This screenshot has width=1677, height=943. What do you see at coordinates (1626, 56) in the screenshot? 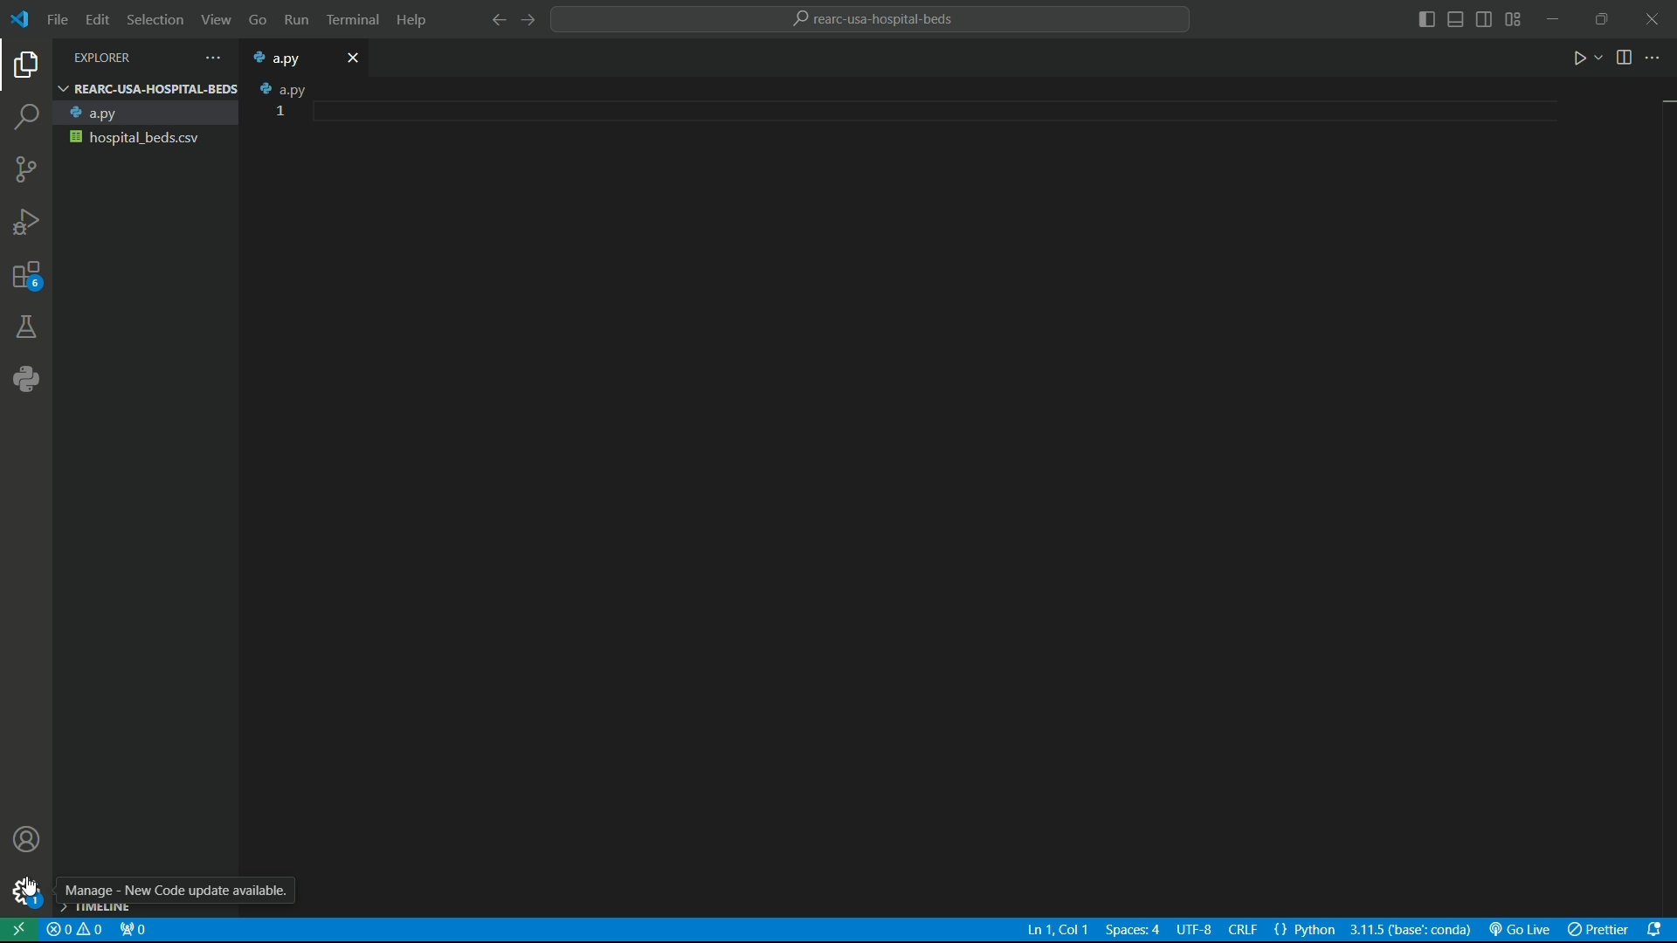
I see `split editor right` at bounding box center [1626, 56].